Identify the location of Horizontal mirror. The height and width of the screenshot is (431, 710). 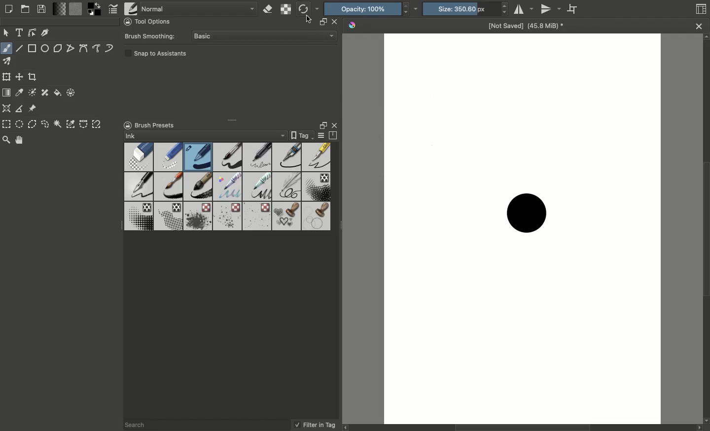
(524, 10).